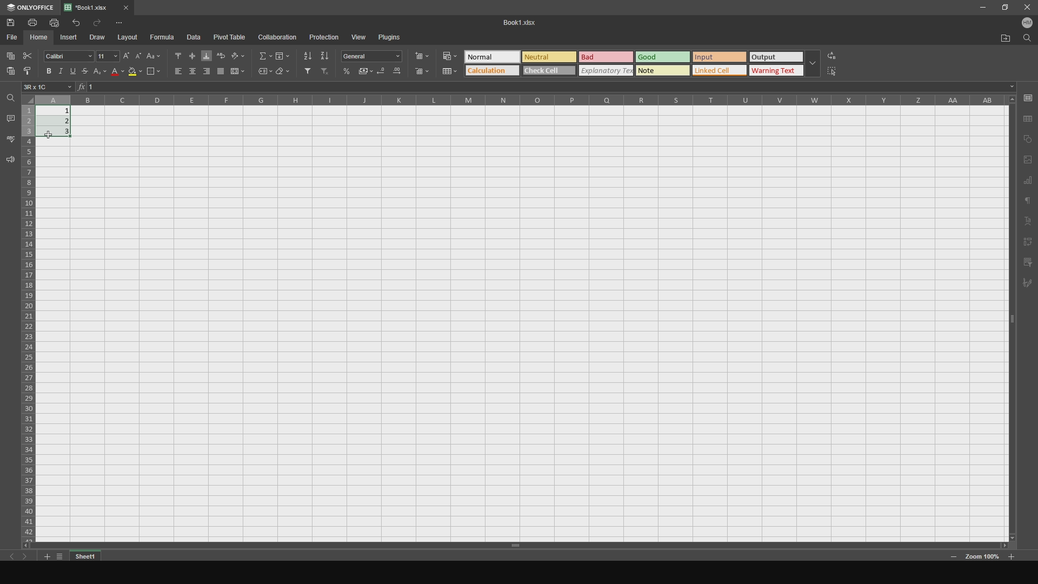  Describe the element at coordinates (125, 56) in the screenshot. I see `increment font size` at that location.